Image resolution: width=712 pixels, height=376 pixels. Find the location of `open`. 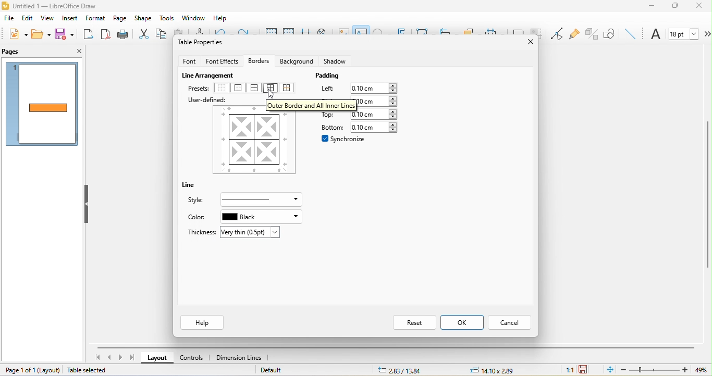

open is located at coordinates (43, 34).